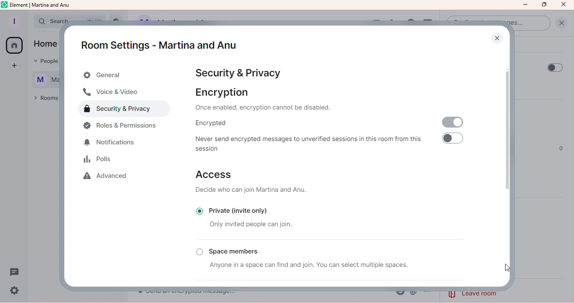  What do you see at coordinates (13, 22) in the screenshot?
I see `Profile` at bounding box center [13, 22].